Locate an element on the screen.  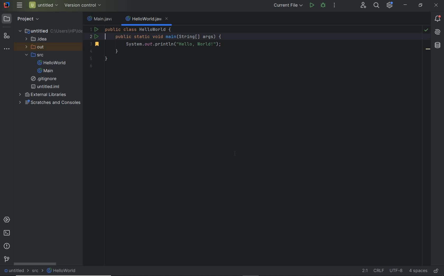
more actions is located at coordinates (335, 5).